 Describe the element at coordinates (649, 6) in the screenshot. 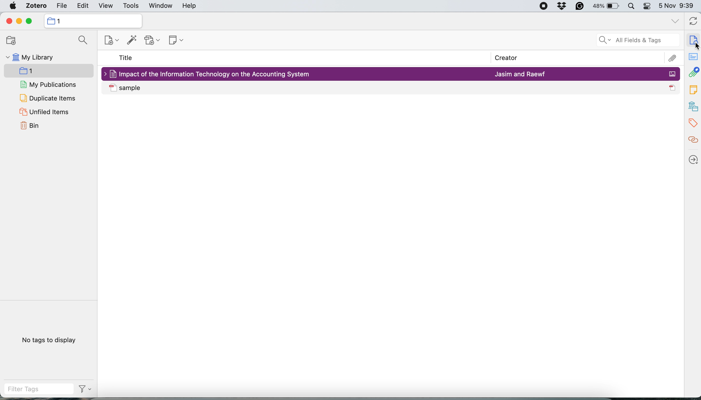

I see `control center` at that location.